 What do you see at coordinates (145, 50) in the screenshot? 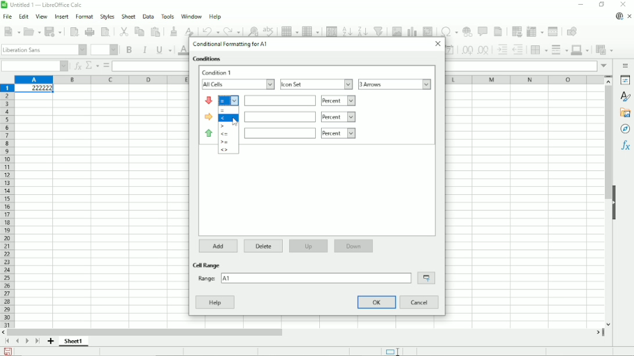
I see `Italic` at bounding box center [145, 50].